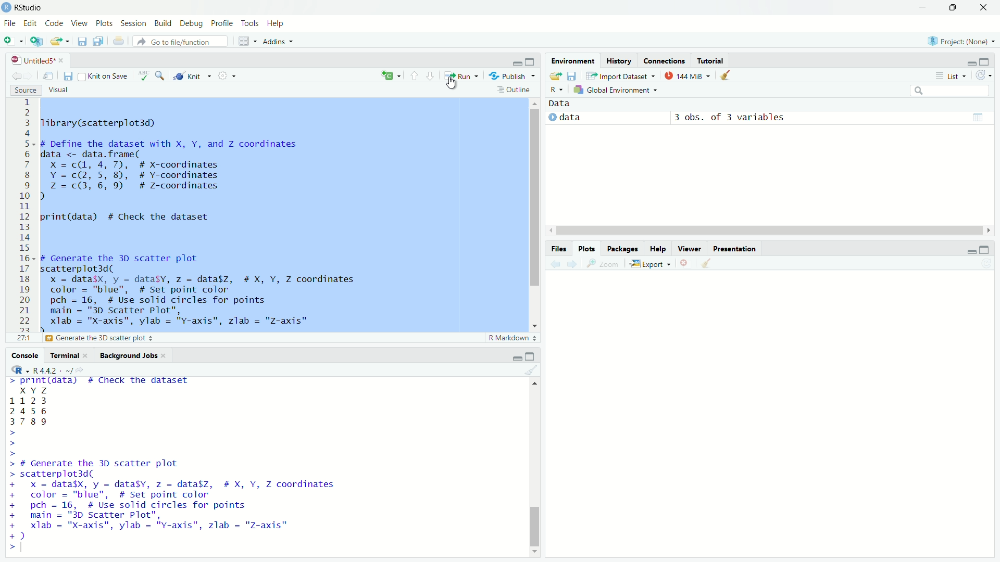 The height and width of the screenshot is (562, 1000). Describe the element at coordinates (100, 381) in the screenshot. I see `> print(data) # Check the dataset` at that location.